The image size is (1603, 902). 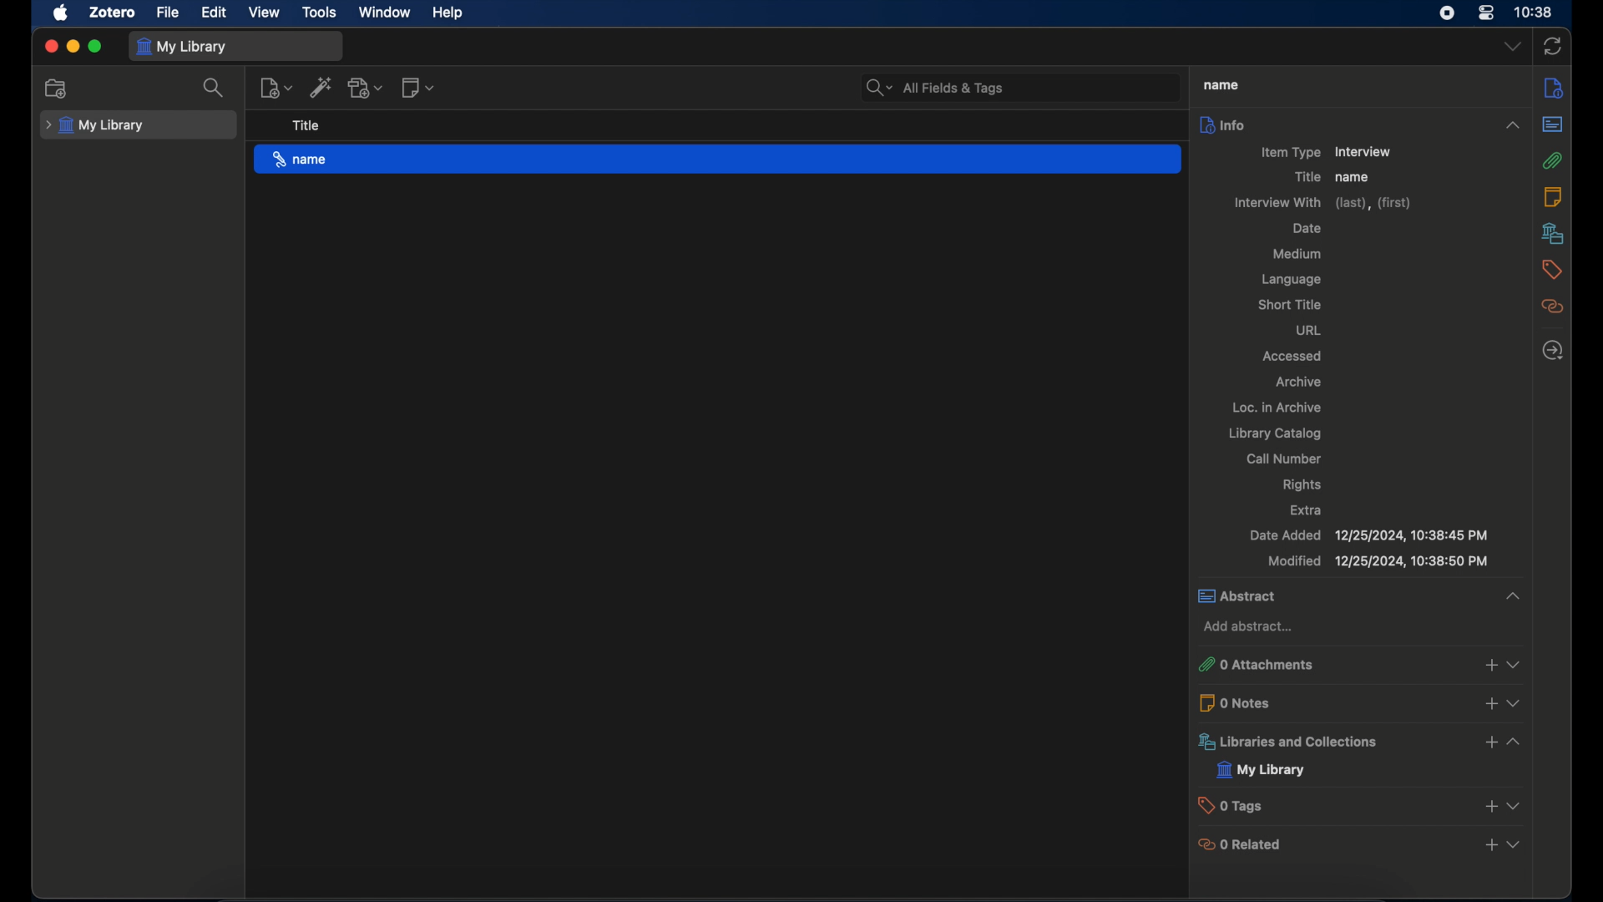 I want to click on view, so click(x=1513, y=805).